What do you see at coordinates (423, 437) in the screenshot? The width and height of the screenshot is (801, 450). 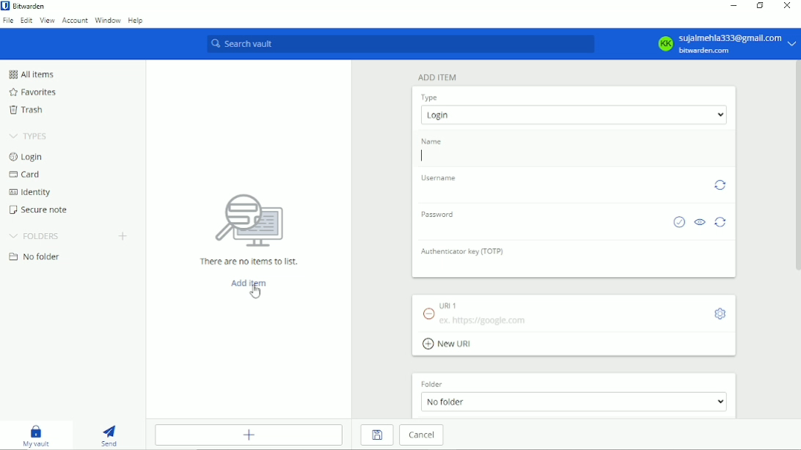 I see `Cancel` at bounding box center [423, 437].